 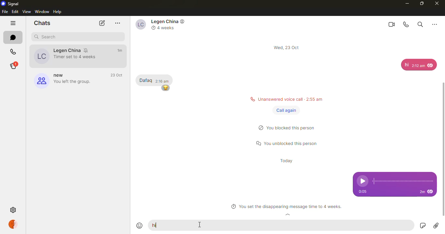 I want to click on more, so click(x=435, y=24).